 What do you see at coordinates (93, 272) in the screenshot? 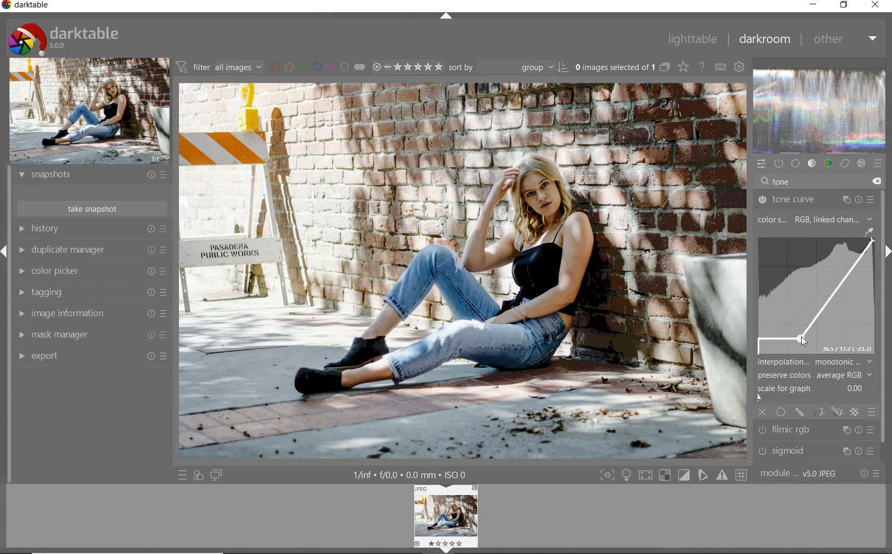
I see `color picker` at bounding box center [93, 272].